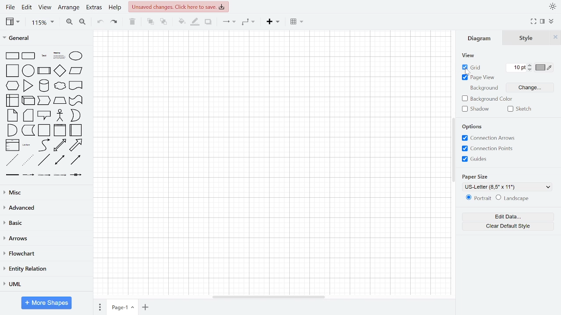  I want to click on triangle, so click(28, 85).